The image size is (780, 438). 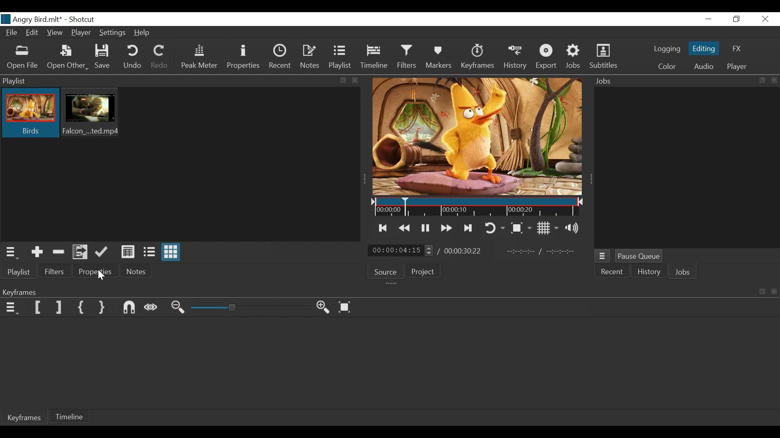 I want to click on Set Filter First, so click(x=37, y=308).